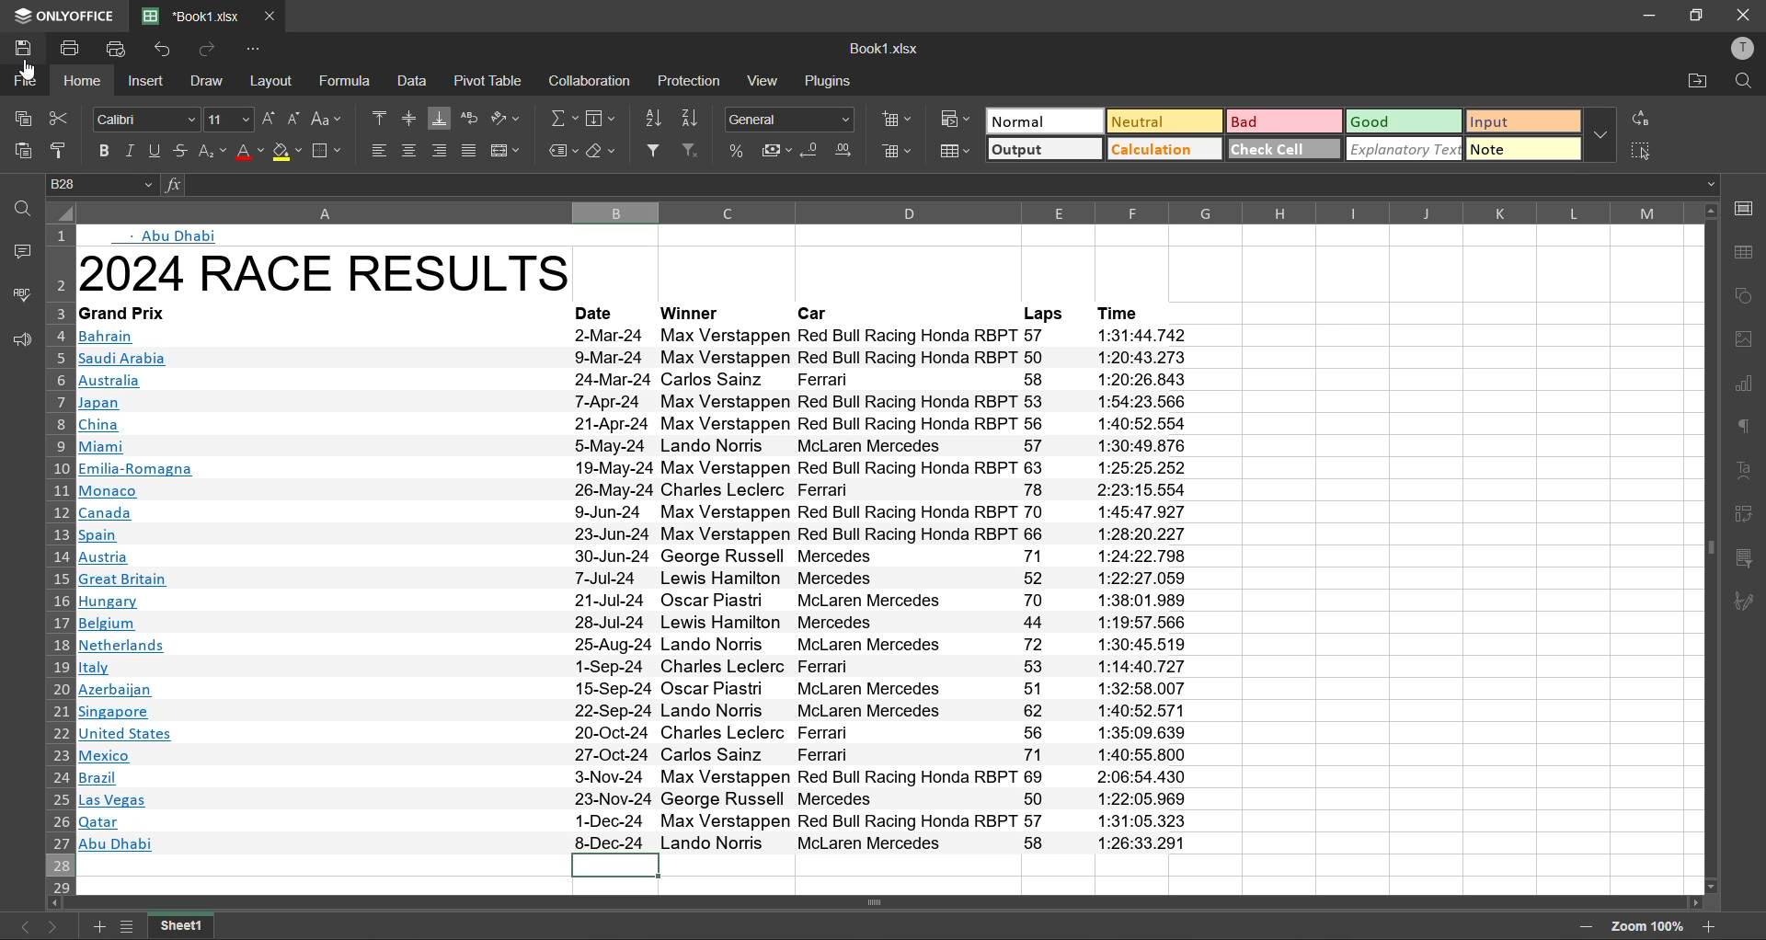 The width and height of the screenshot is (1766, 940). I want to click on shapes, so click(1748, 298).